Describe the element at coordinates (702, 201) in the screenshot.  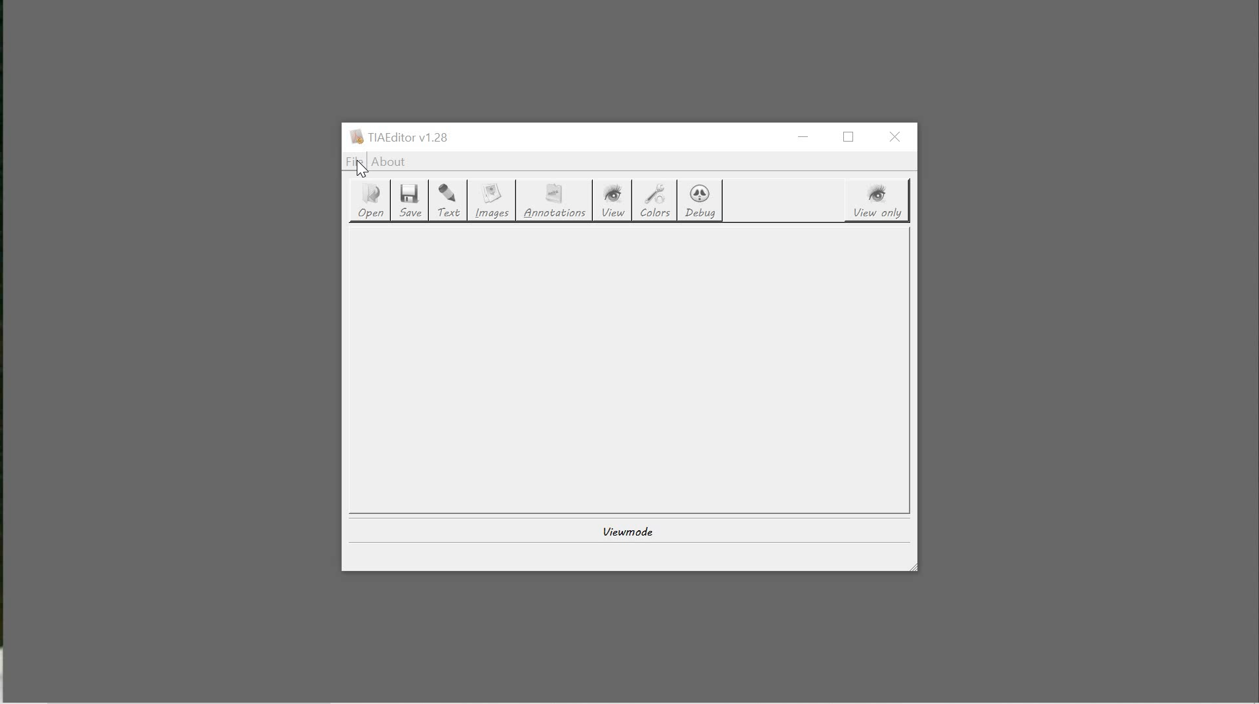
I see `debug` at that location.